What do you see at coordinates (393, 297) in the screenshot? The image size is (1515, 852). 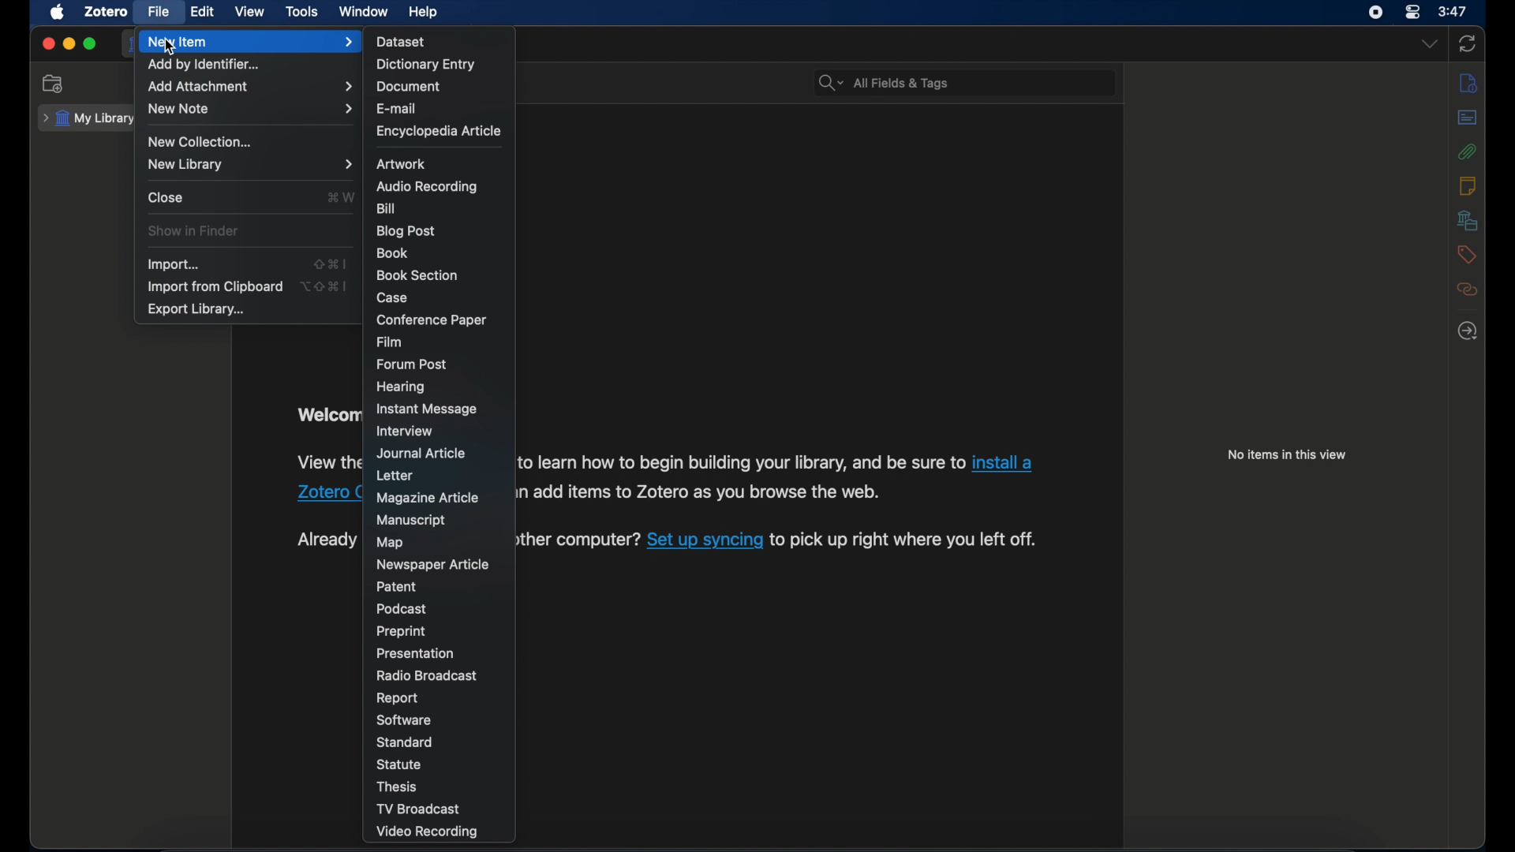 I see `case` at bounding box center [393, 297].